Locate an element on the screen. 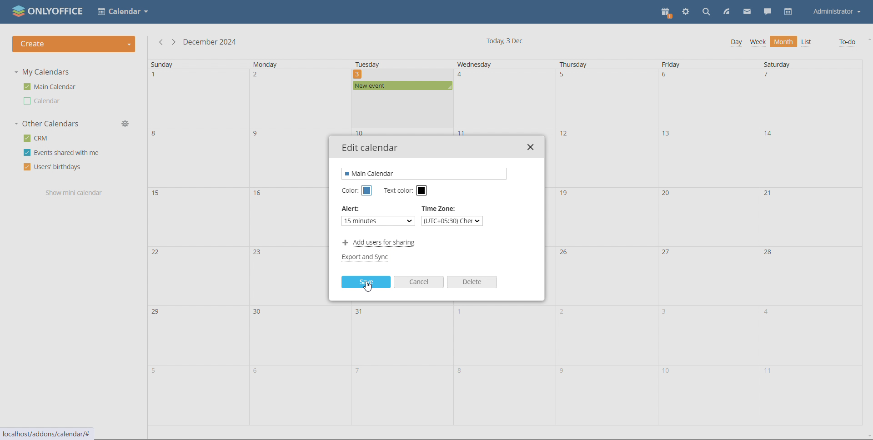  cancel is located at coordinates (419, 282).